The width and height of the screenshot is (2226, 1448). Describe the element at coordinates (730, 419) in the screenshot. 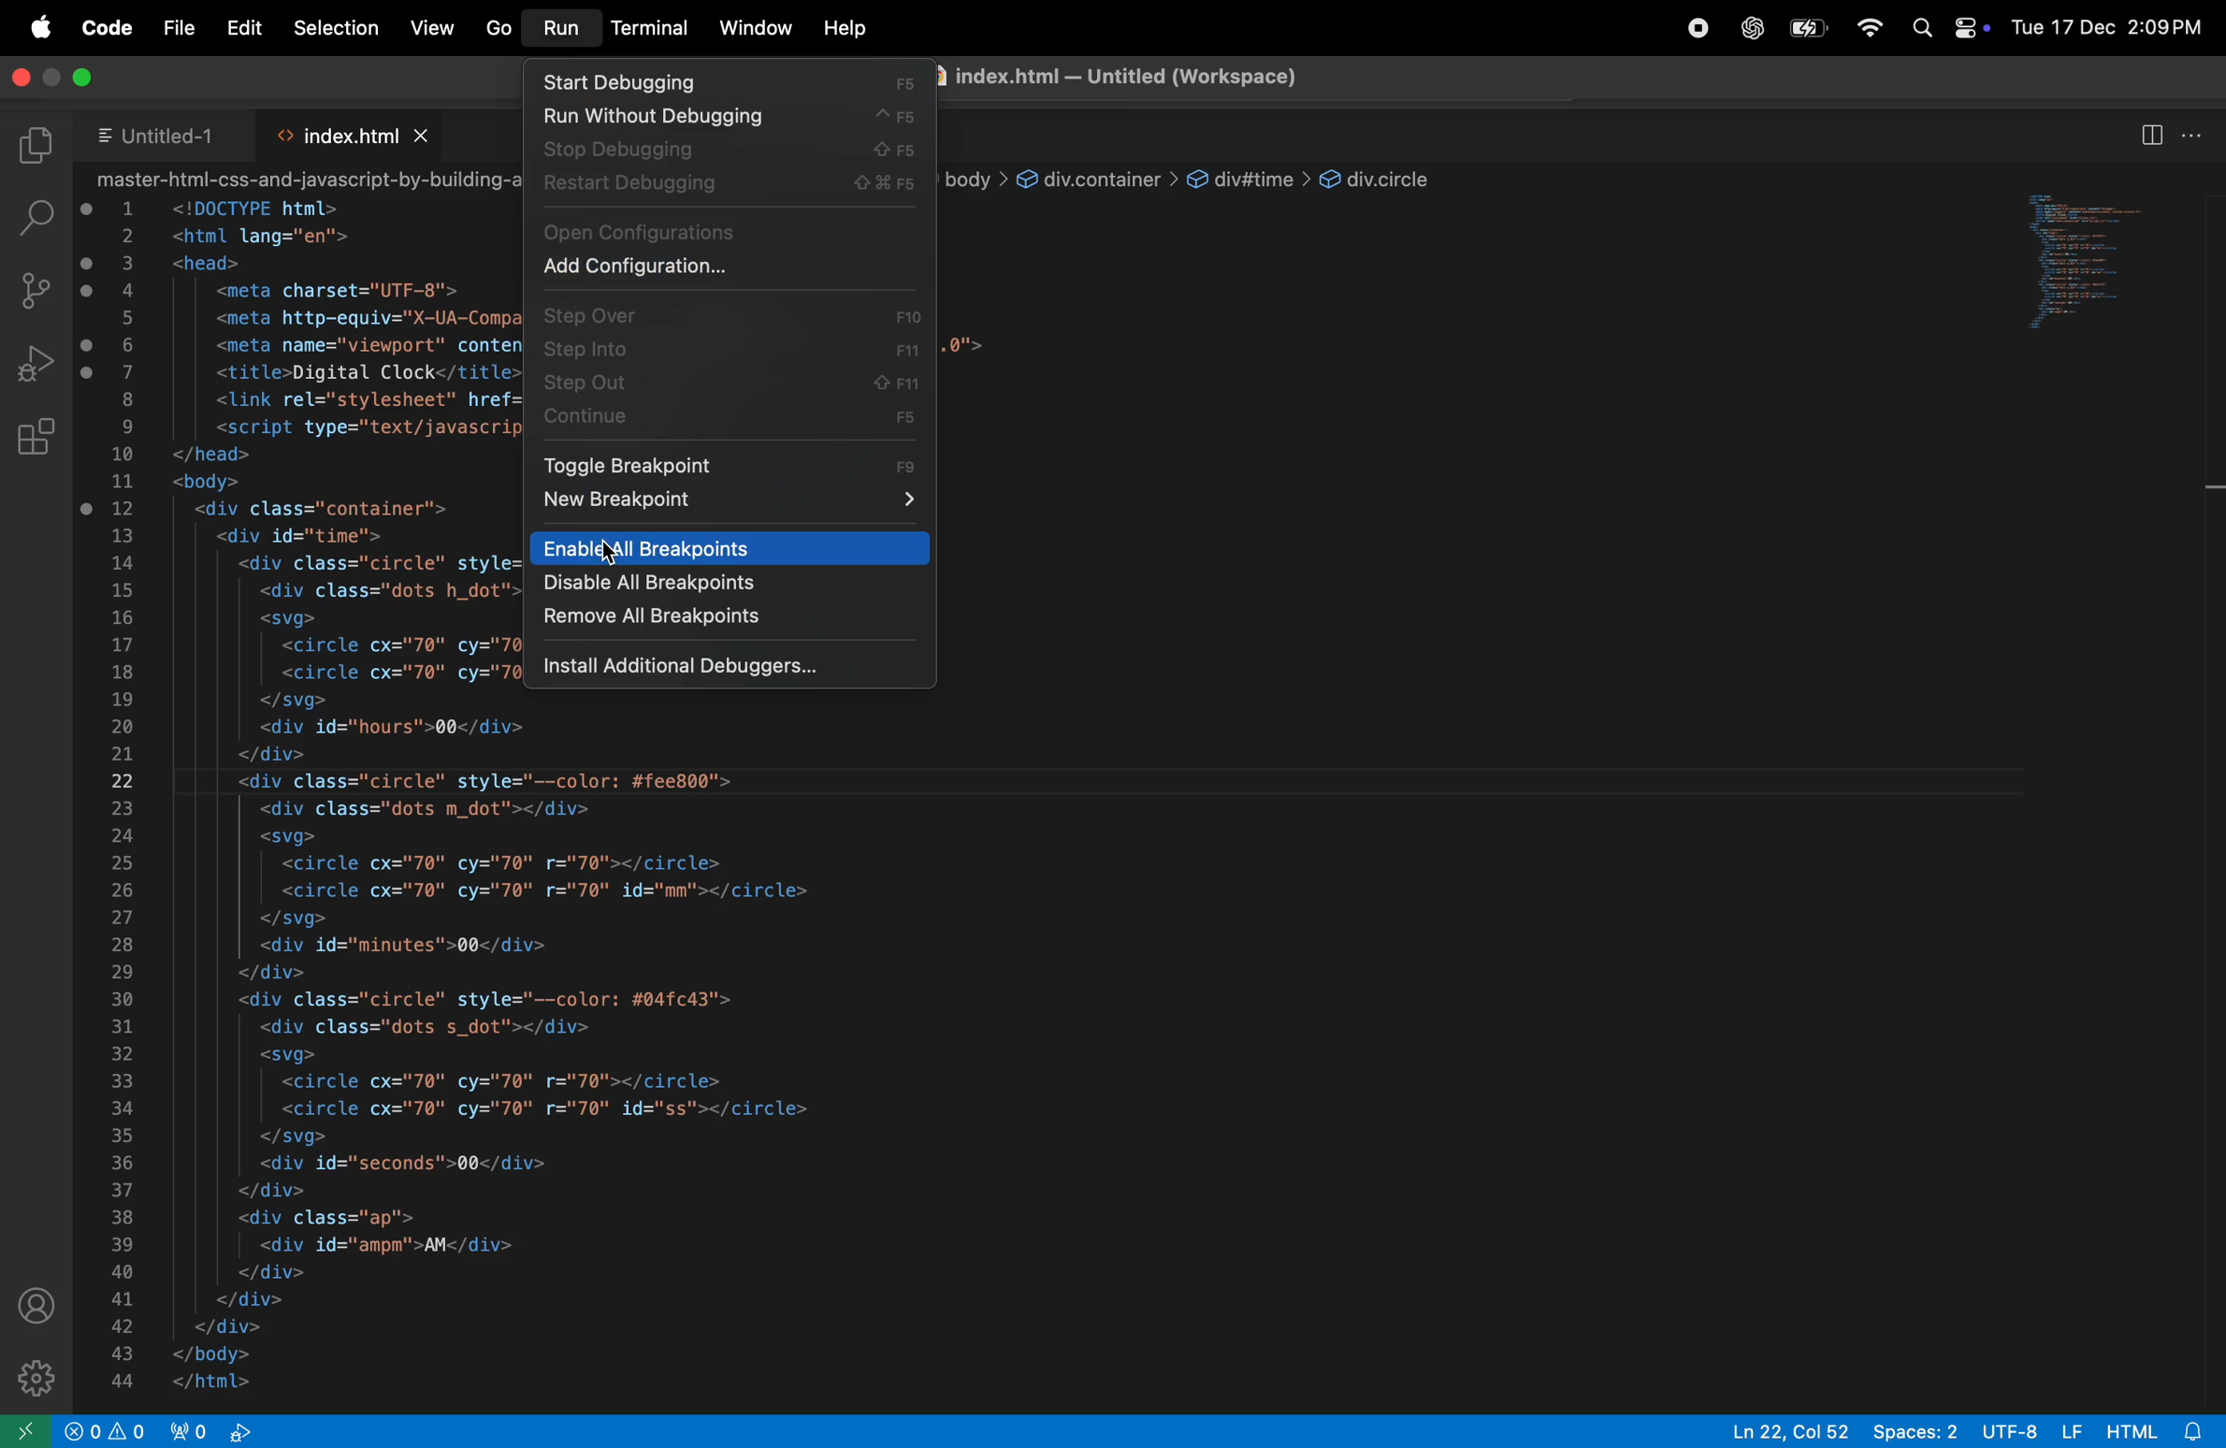

I see `continue` at that location.